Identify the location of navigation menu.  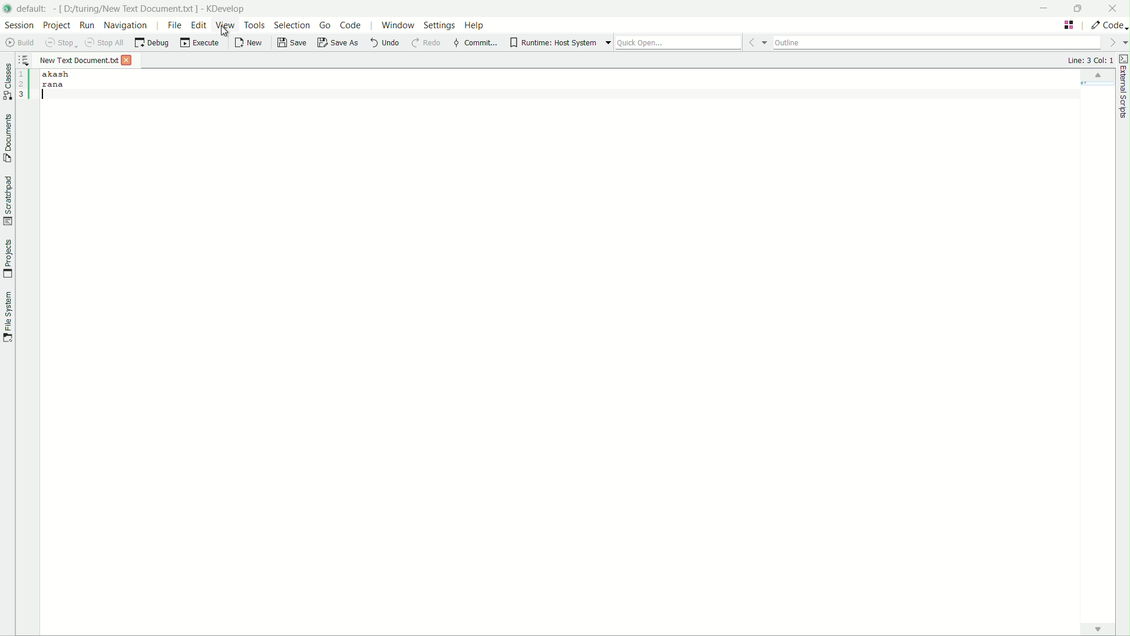
(126, 26).